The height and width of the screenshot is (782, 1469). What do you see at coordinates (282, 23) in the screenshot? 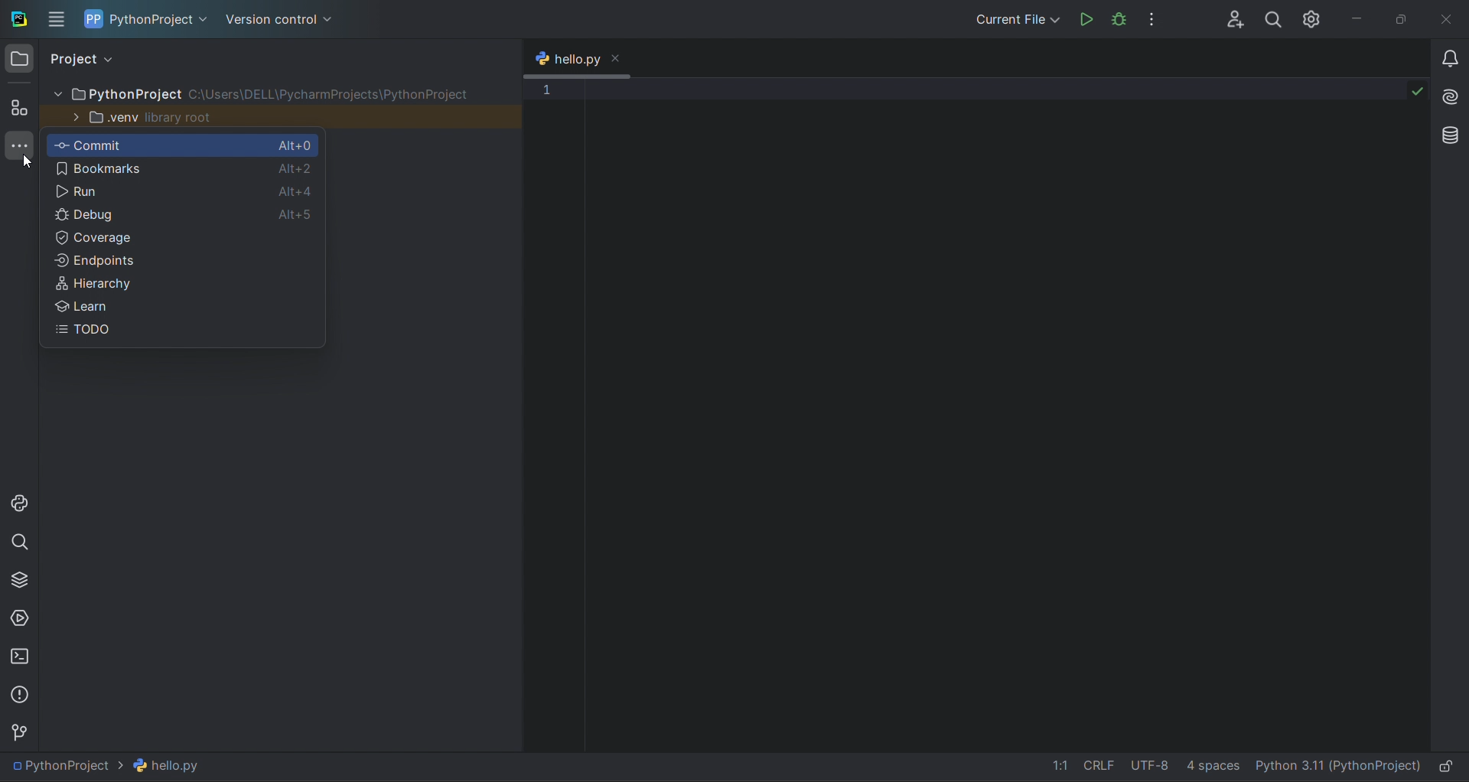
I see `version control` at bounding box center [282, 23].